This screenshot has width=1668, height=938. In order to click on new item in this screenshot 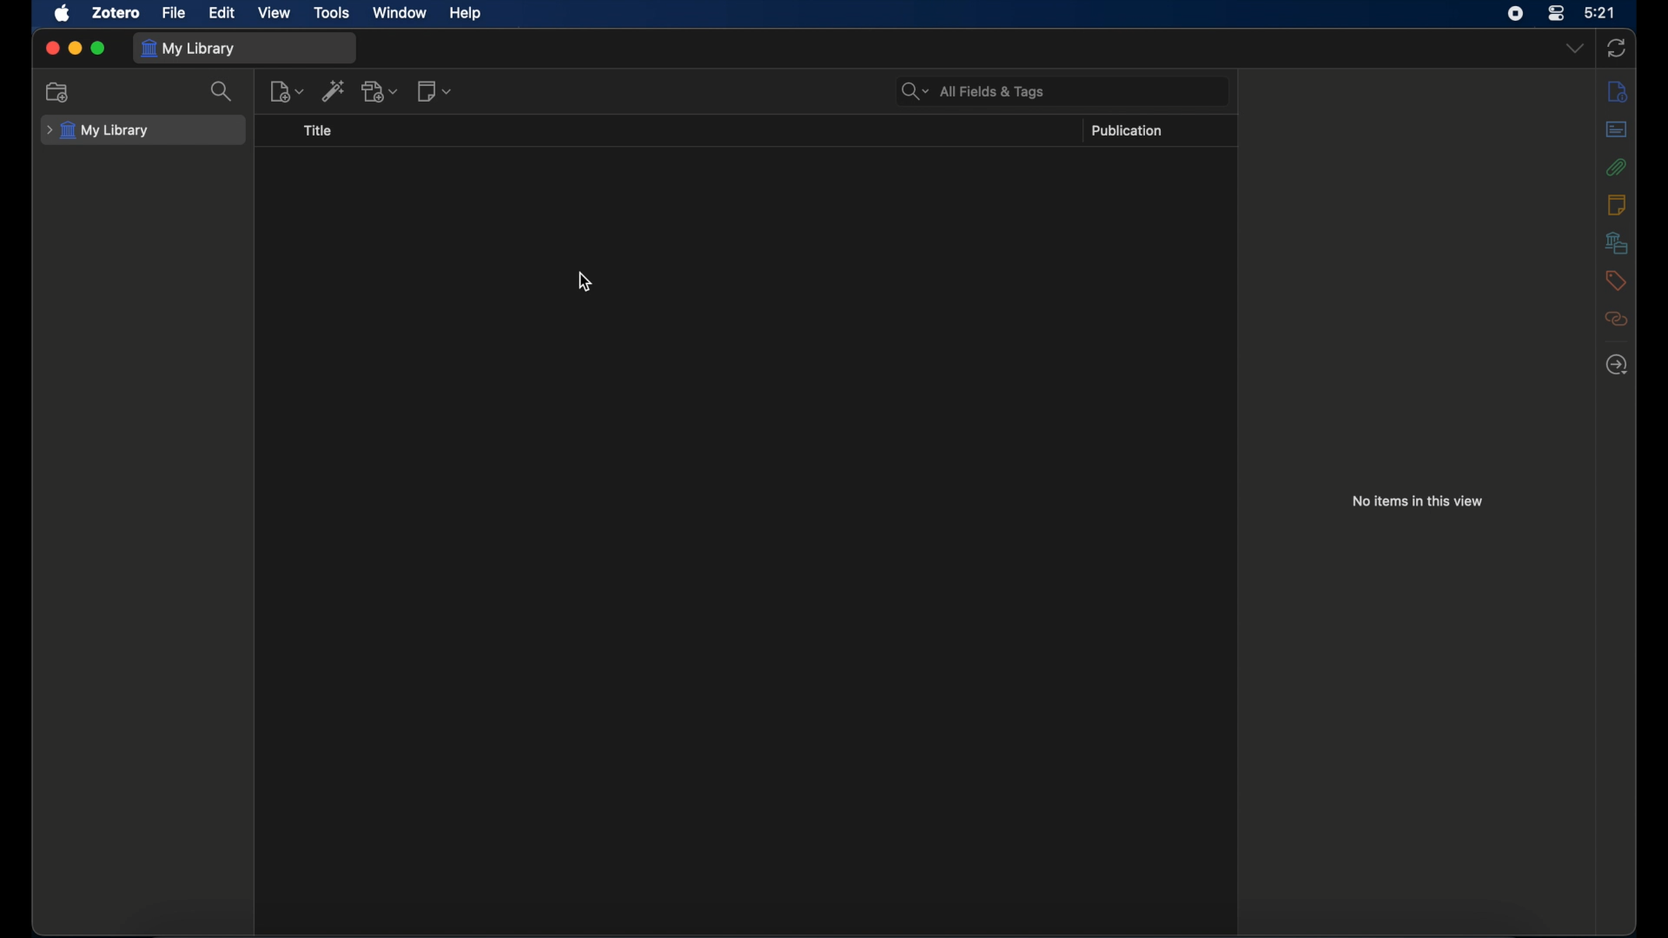, I will do `click(288, 92)`.